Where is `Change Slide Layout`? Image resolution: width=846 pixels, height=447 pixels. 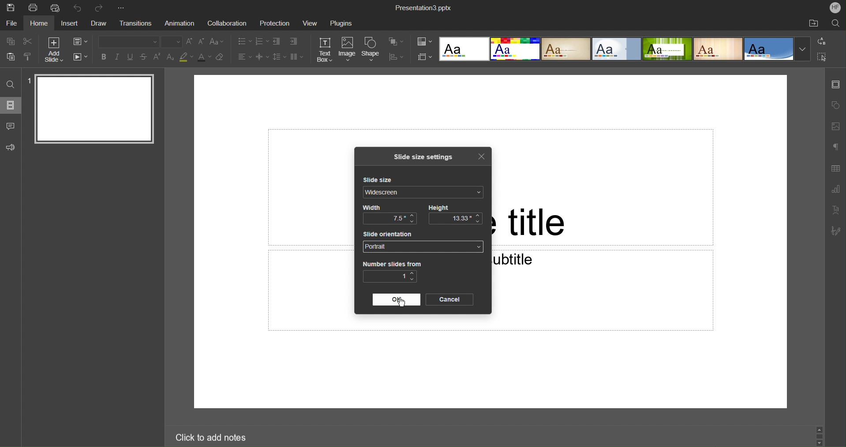 Change Slide Layout is located at coordinates (81, 41).